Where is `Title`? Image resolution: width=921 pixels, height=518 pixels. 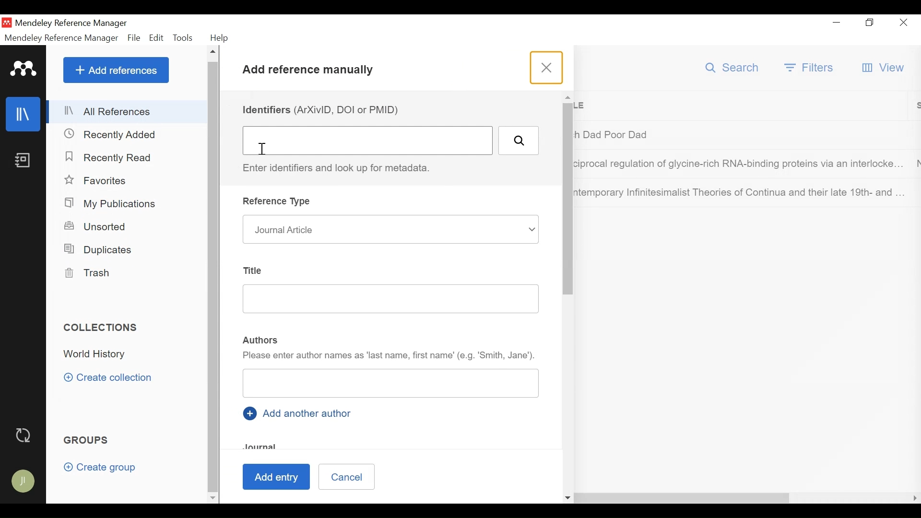
Title is located at coordinates (744, 106).